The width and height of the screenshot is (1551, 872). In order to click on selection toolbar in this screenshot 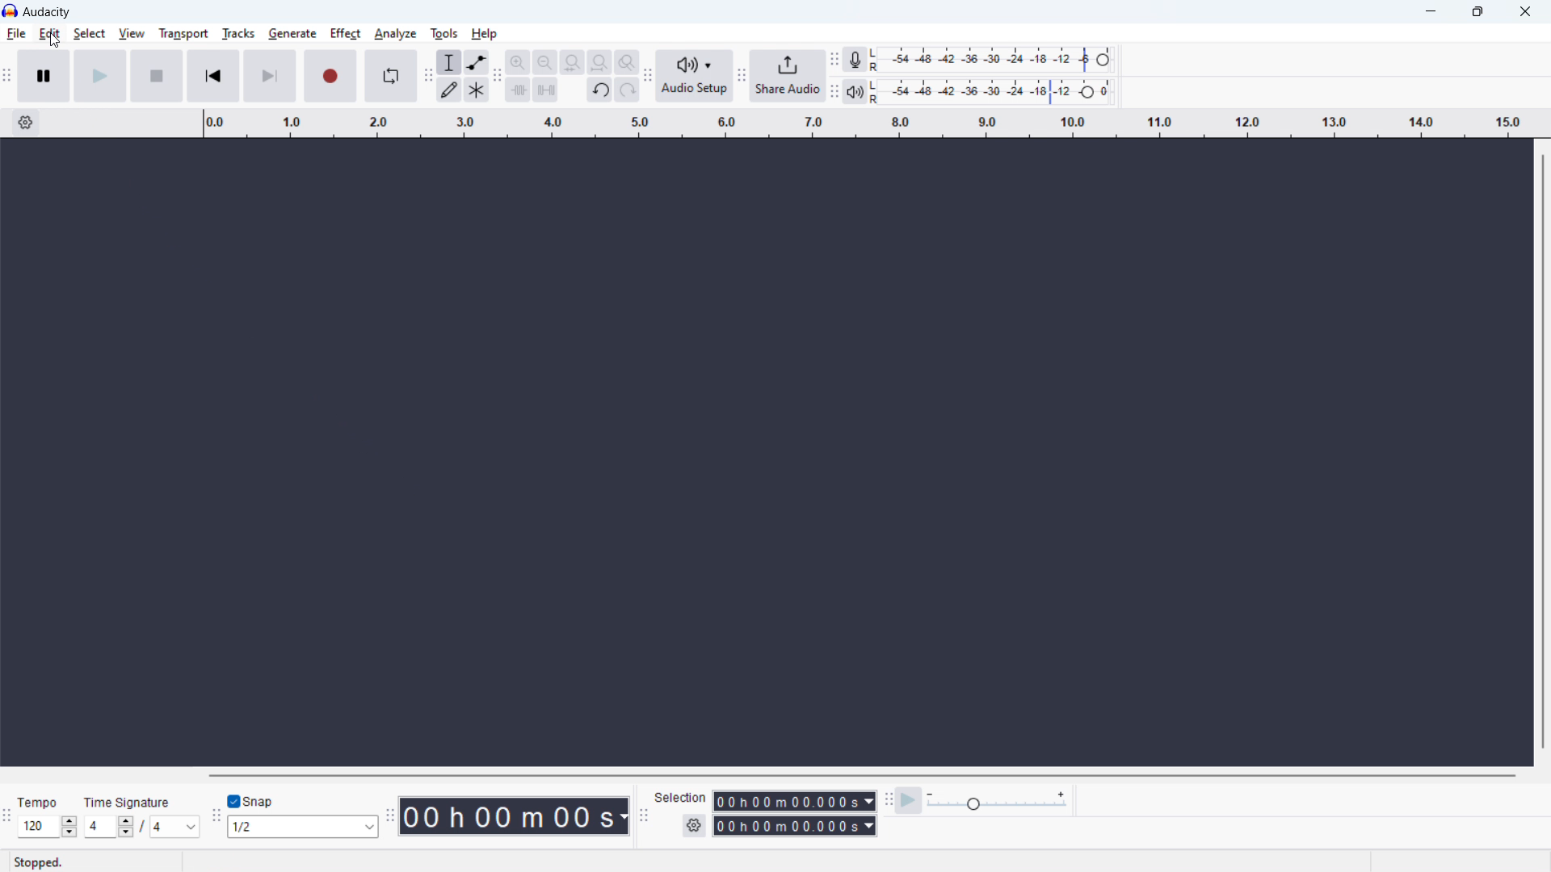, I will do `click(644, 815)`.